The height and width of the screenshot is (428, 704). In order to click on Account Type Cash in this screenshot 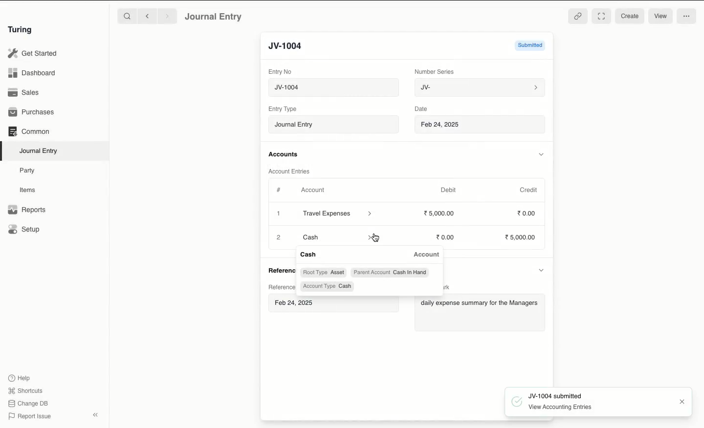, I will do `click(328, 286)`.